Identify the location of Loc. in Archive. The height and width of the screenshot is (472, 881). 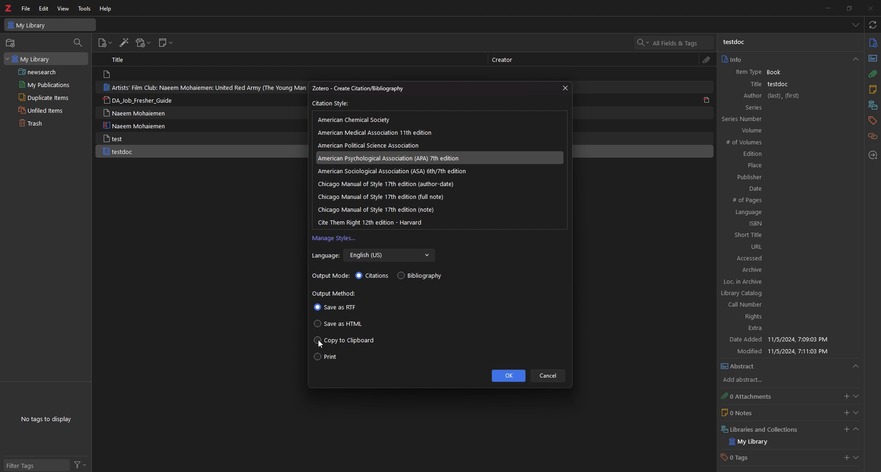
(784, 282).